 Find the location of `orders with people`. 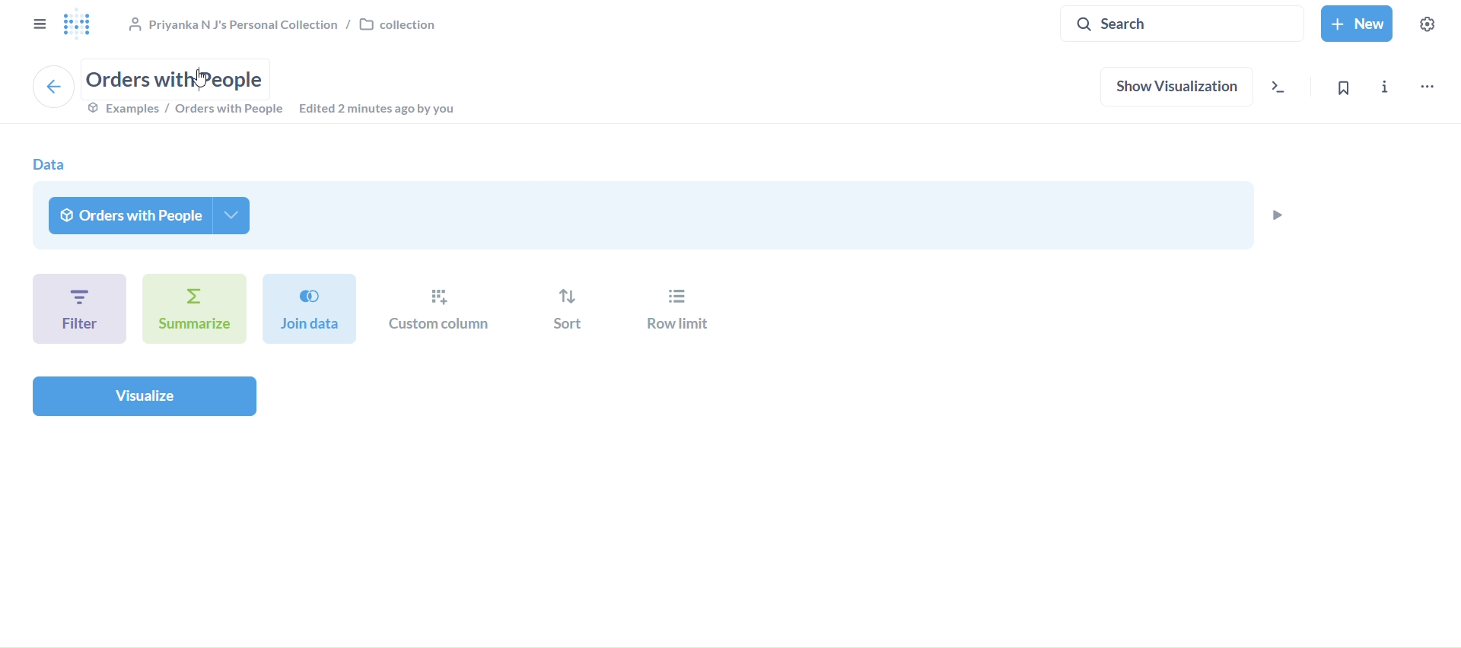

orders with people is located at coordinates (152, 215).